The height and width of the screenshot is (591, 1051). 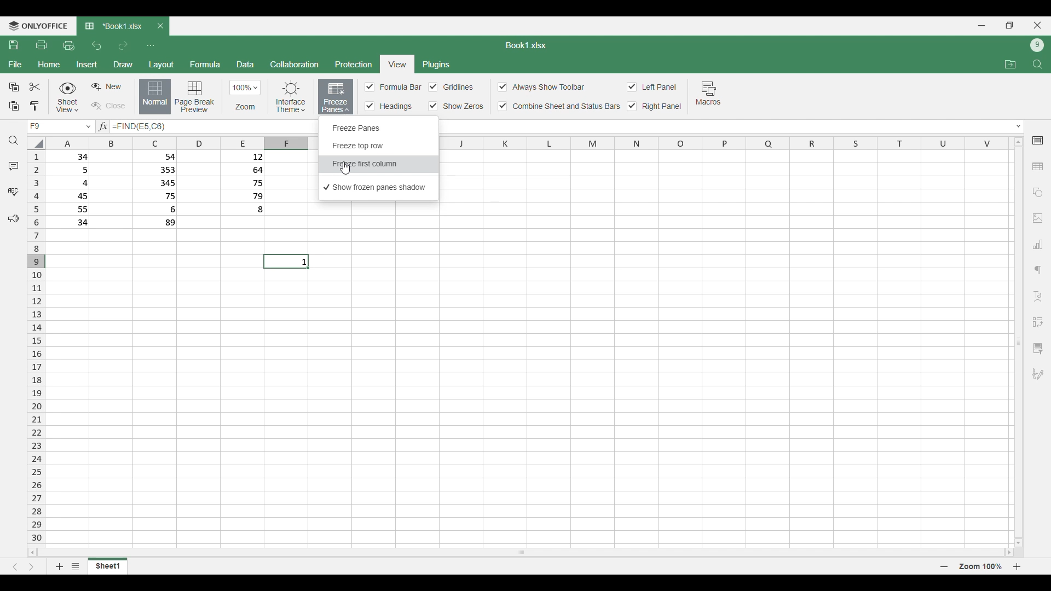 I want to click on Customize quick access, so click(x=151, y=46).